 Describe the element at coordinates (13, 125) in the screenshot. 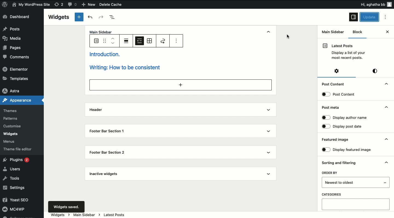

I see `Customise` at that location.